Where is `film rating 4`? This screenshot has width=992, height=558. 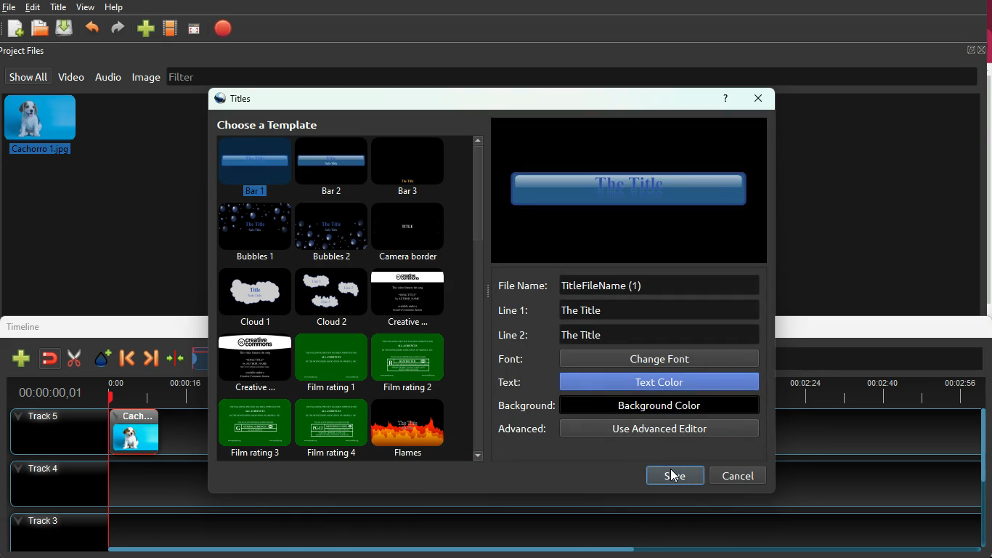
film rating 4 is located at coordinates (328, 429).